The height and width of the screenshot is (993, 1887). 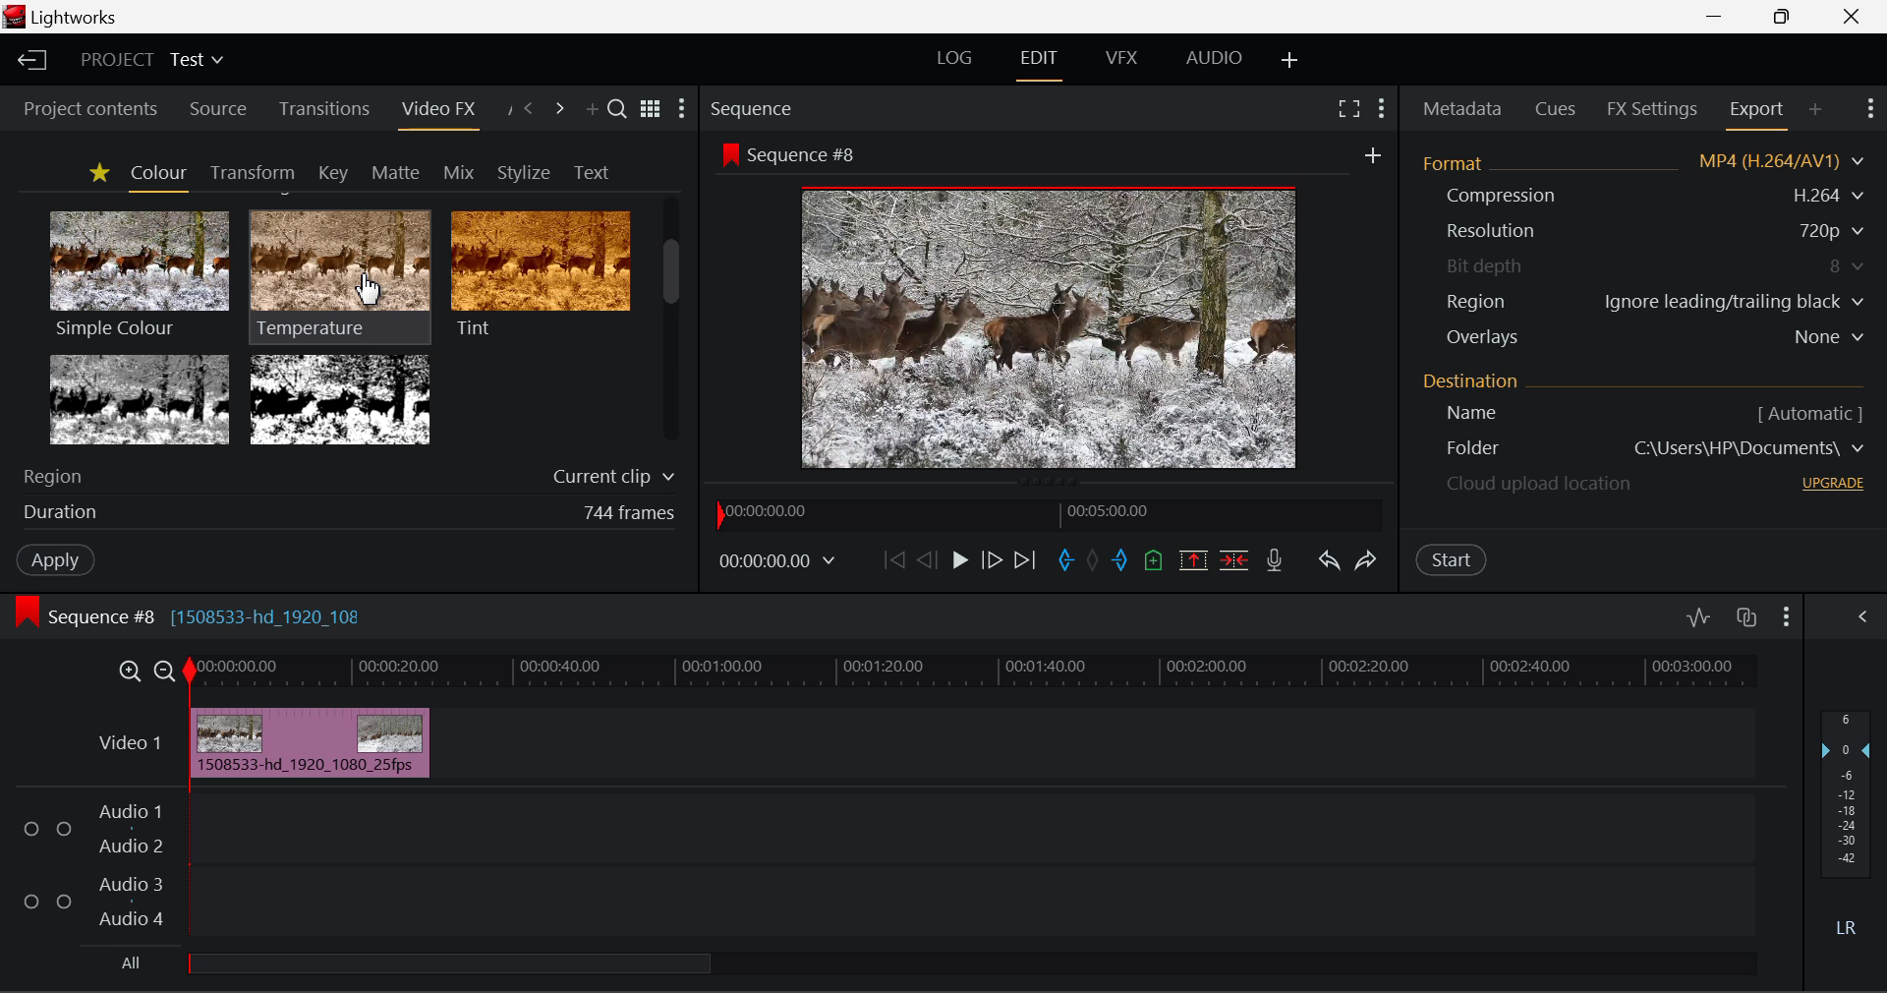 What do you see at coordinates (1030, 560) in the screenshot?
I see `To End` at bounding box center [1030, 560].